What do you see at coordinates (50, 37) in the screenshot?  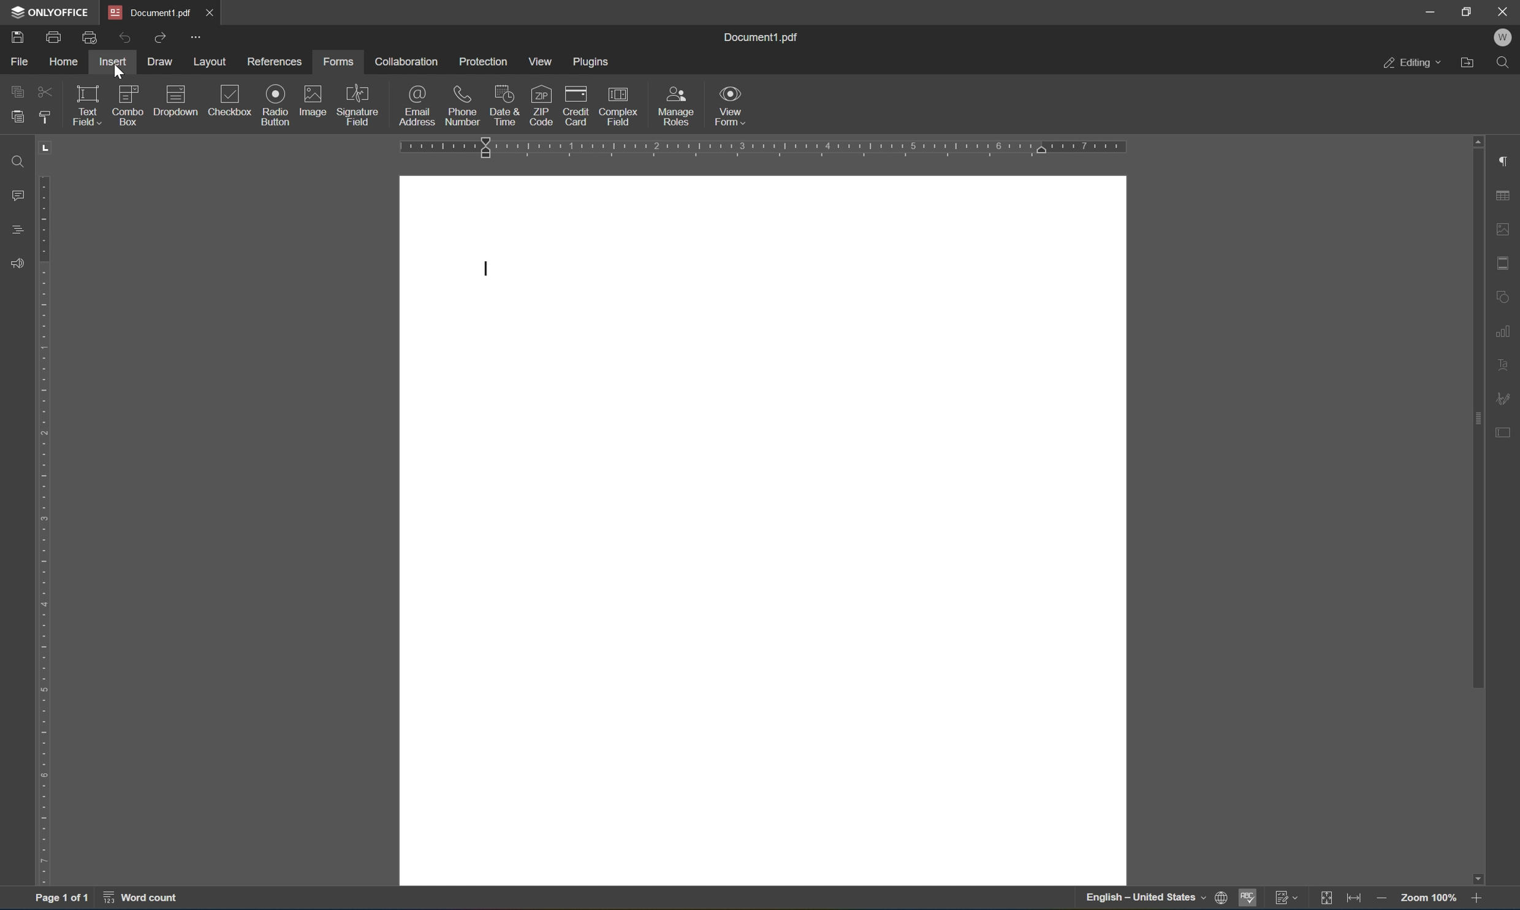 I see `print` at bounding box center [50, 37].